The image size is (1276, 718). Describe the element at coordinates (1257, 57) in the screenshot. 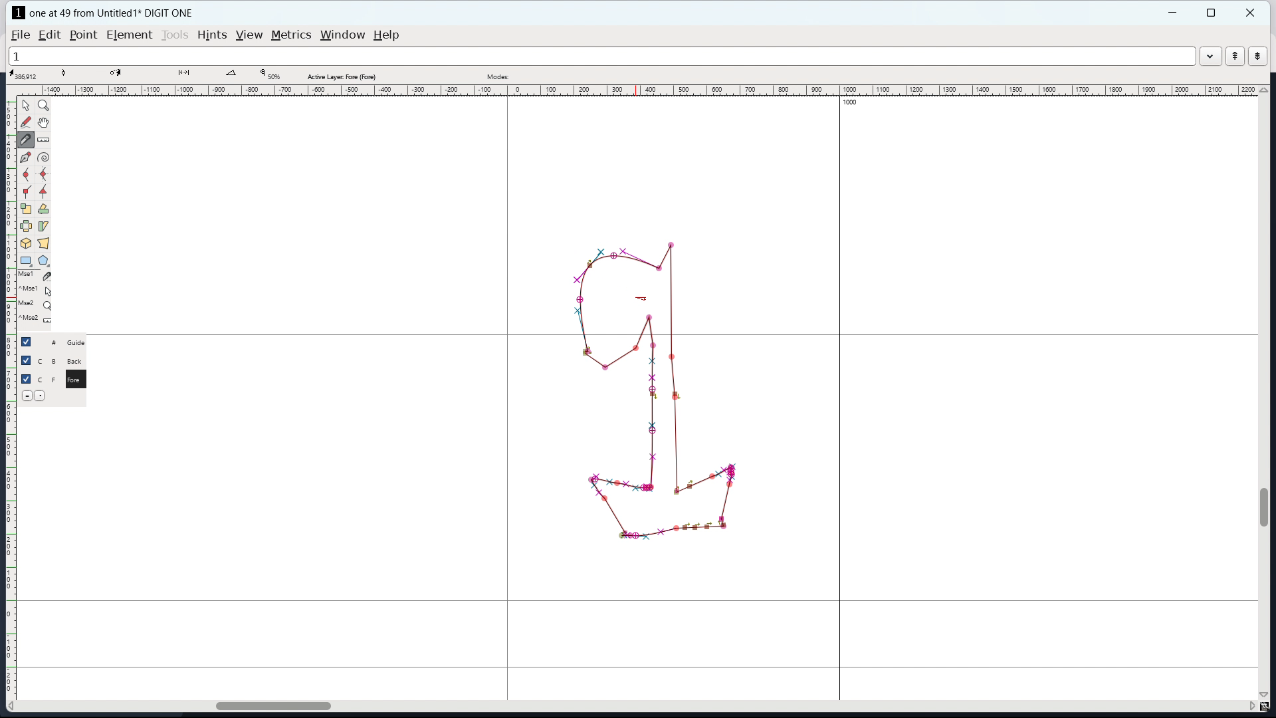

I see `next word in the current word list` at that location.